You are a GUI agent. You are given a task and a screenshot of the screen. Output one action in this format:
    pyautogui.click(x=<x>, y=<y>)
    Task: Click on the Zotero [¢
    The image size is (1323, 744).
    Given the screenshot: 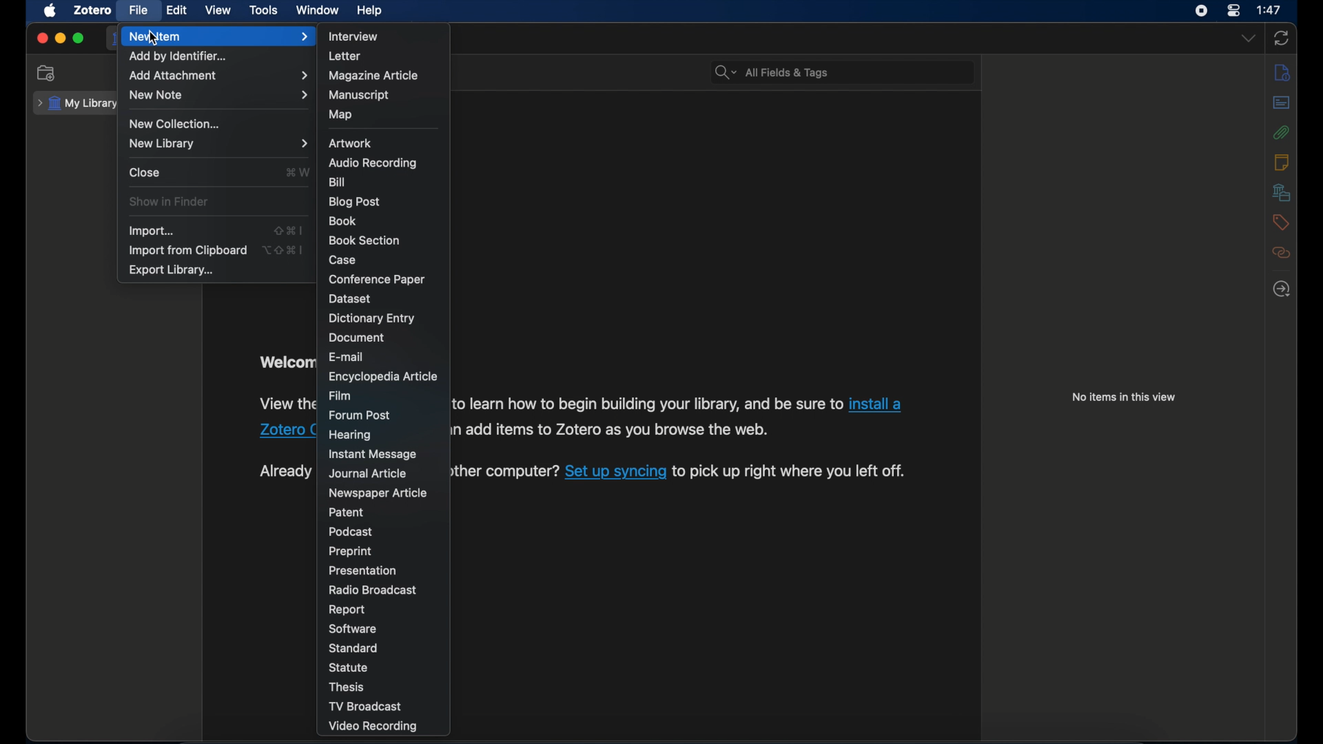 What is the action you would take?
    pyautogui.click(x=278, y=432)
    